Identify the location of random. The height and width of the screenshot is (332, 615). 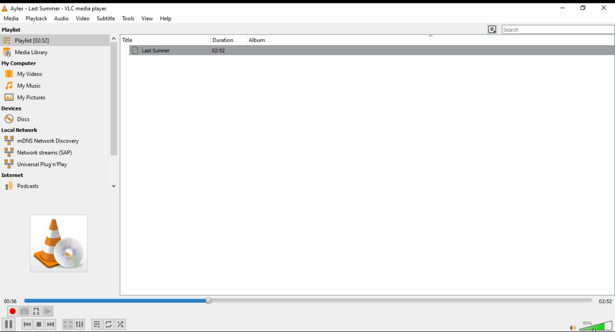
(123, 324).